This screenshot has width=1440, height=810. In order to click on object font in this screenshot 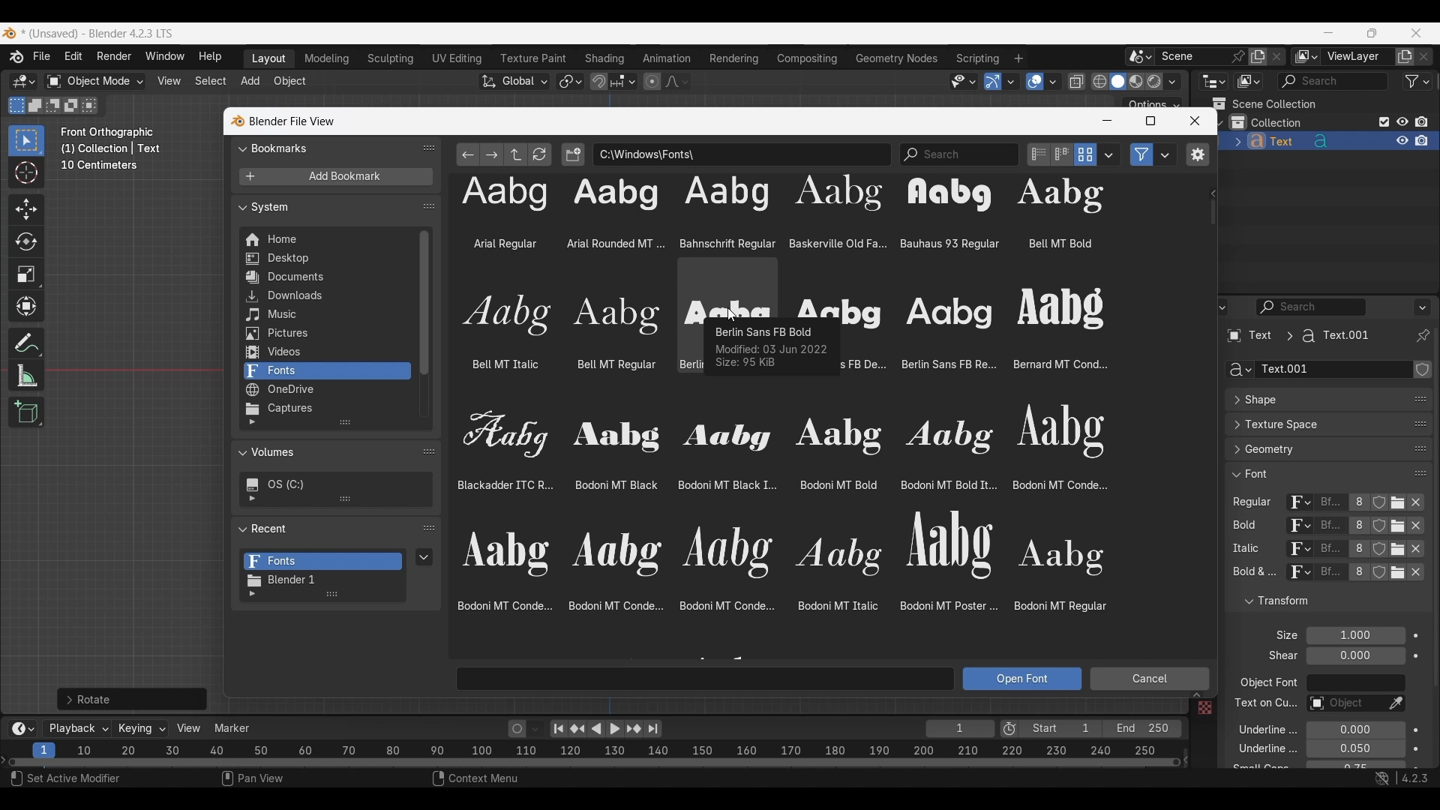, I will do `click(1267, 685)`.